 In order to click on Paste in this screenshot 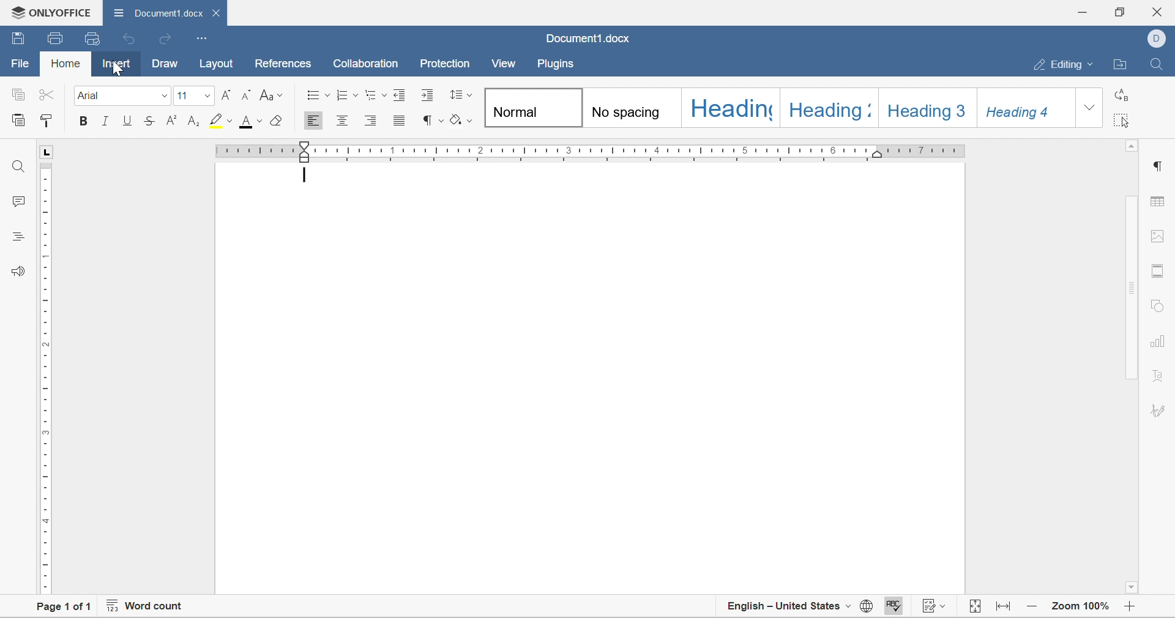, I will do `click(20, 122)`.